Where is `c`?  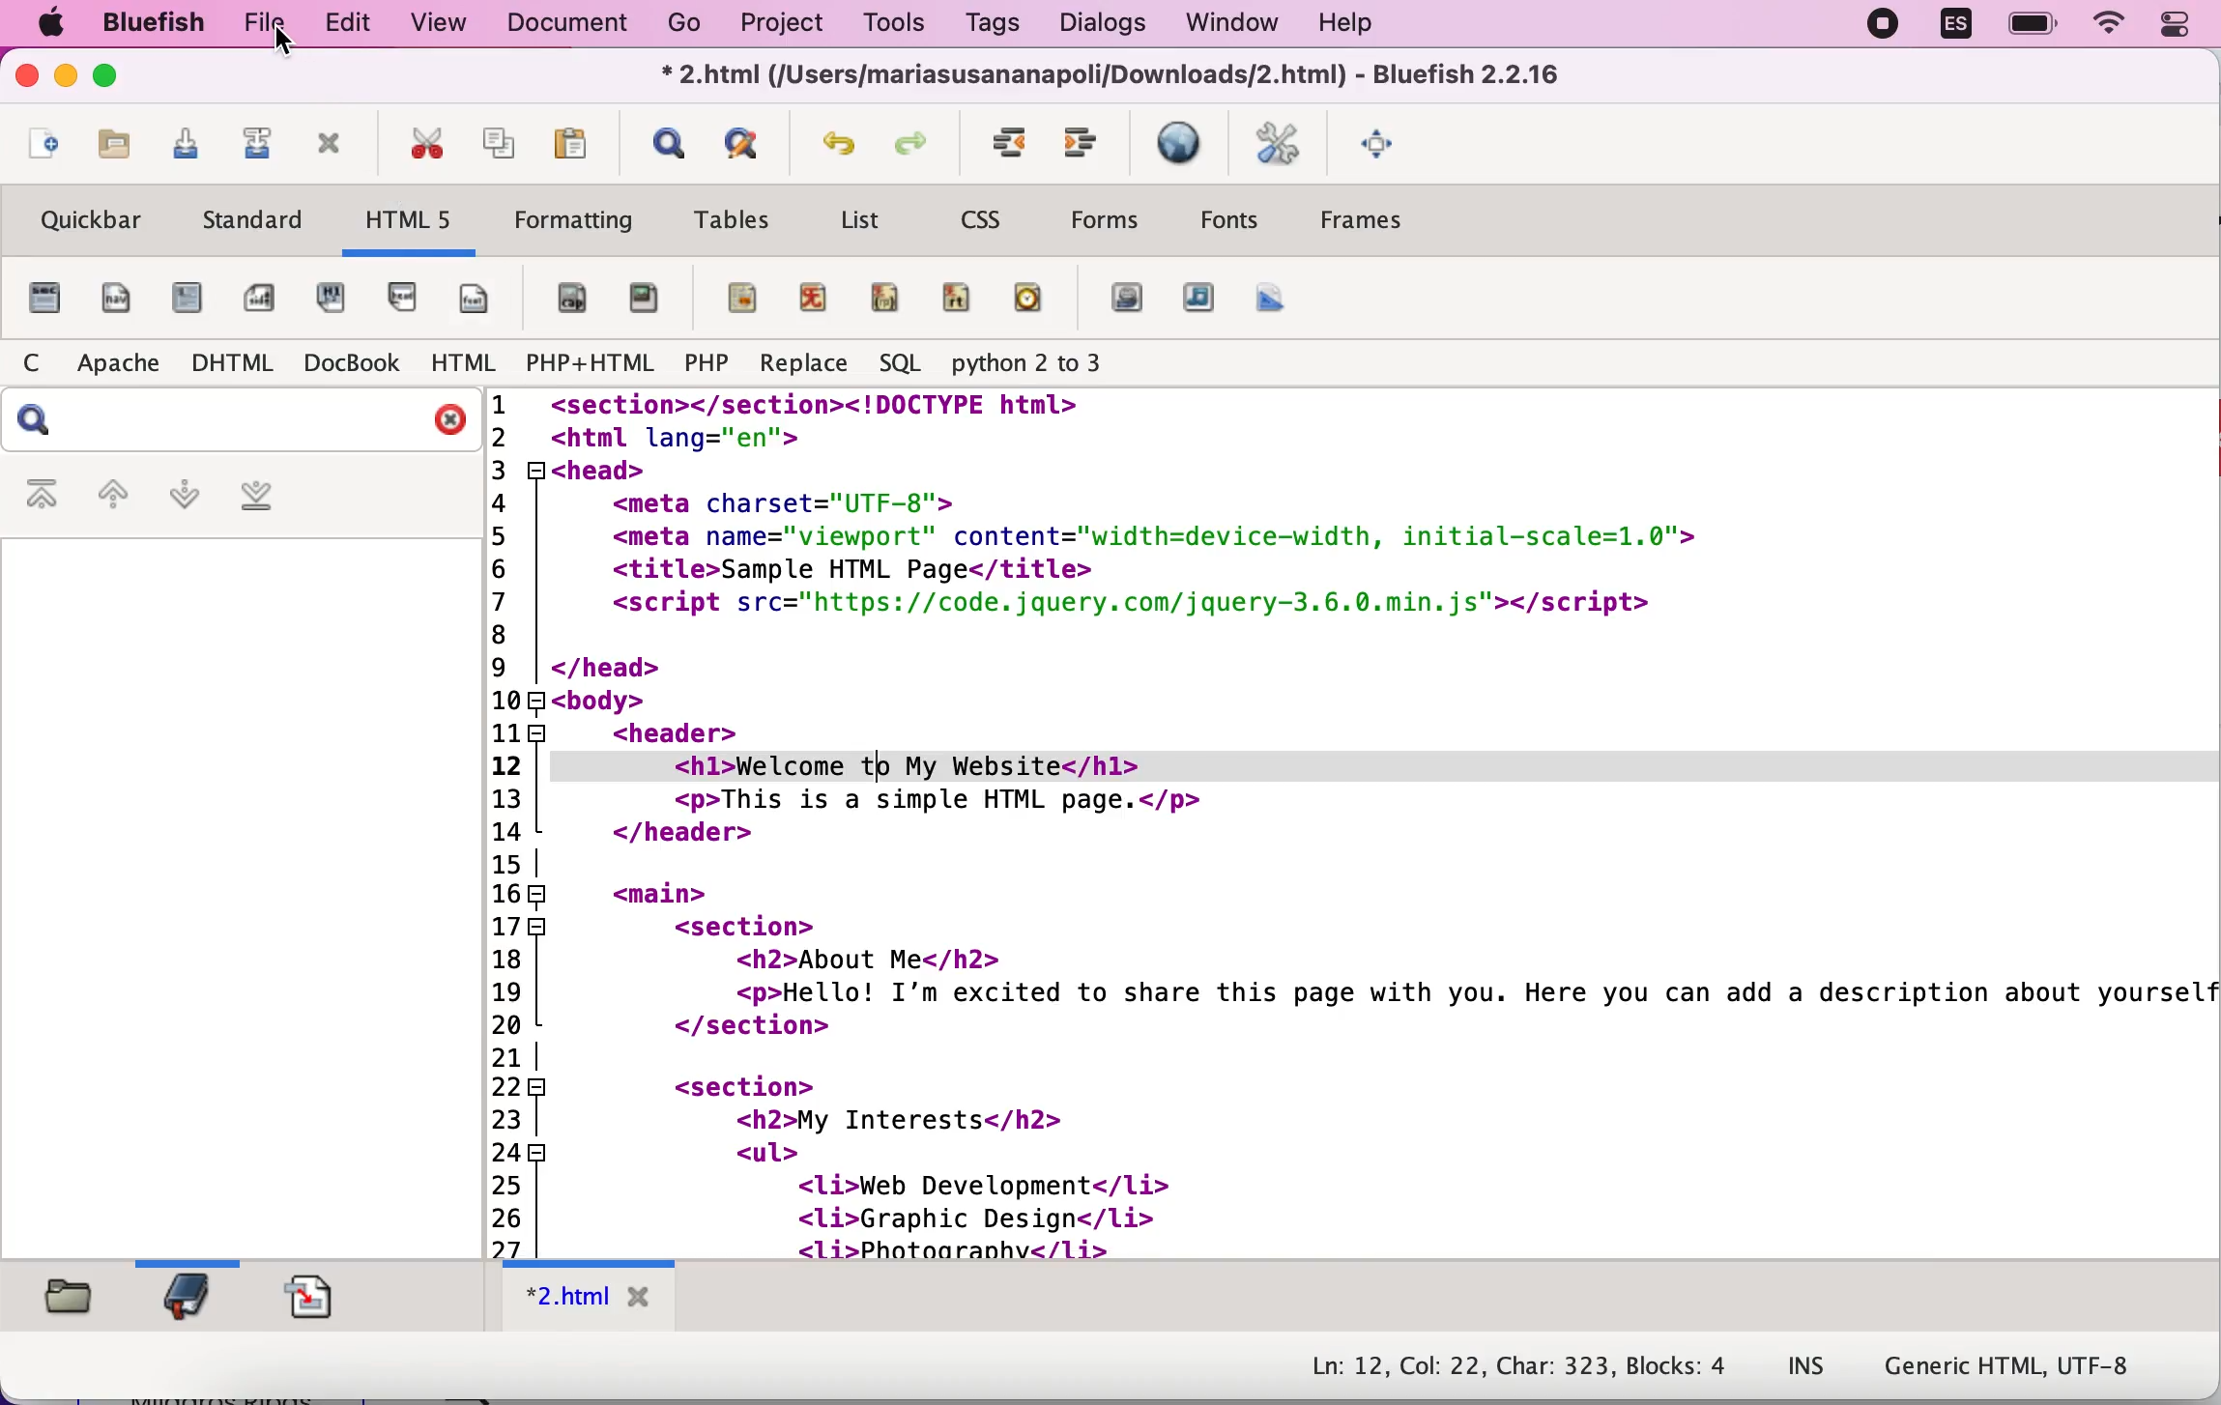 c is located at coordinates (29, 362).